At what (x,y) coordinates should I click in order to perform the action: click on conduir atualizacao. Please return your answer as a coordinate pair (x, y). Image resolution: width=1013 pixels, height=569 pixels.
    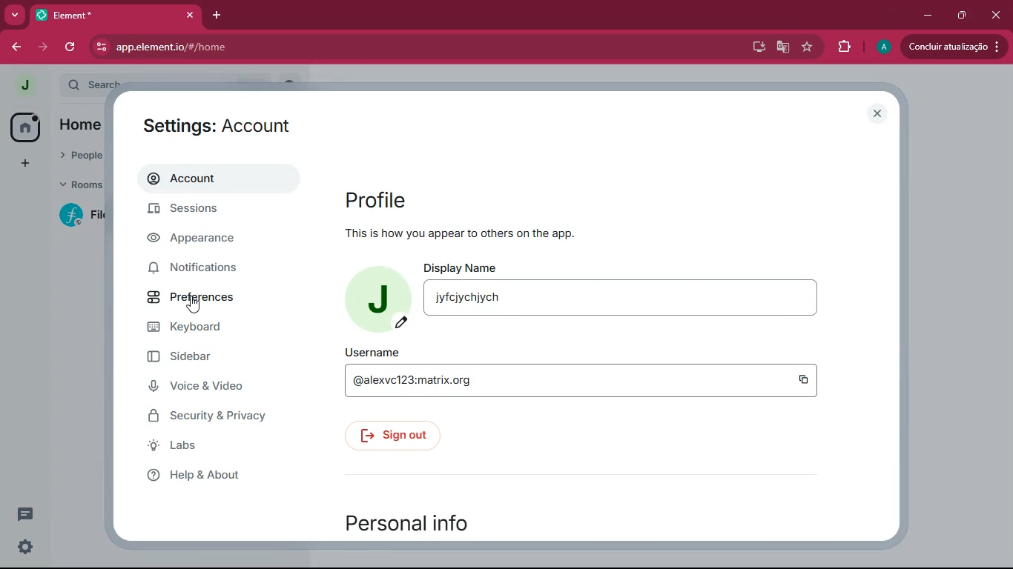
    Looking at the image, I should click on (954, 47).